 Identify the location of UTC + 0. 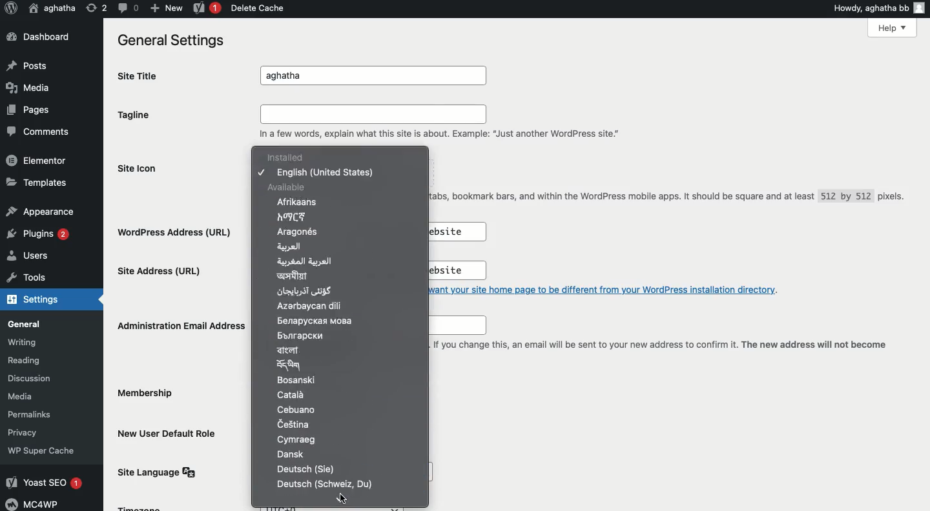
(337, 507).